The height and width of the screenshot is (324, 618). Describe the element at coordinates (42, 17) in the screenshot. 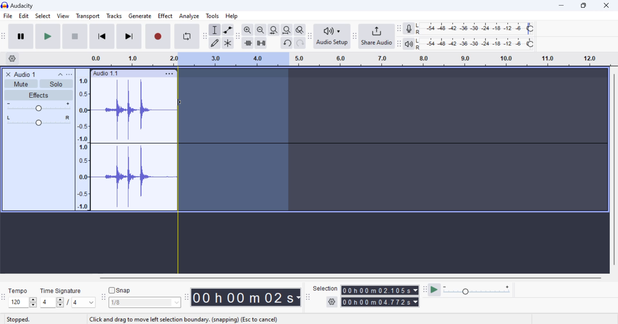

I see `Select` at that location.